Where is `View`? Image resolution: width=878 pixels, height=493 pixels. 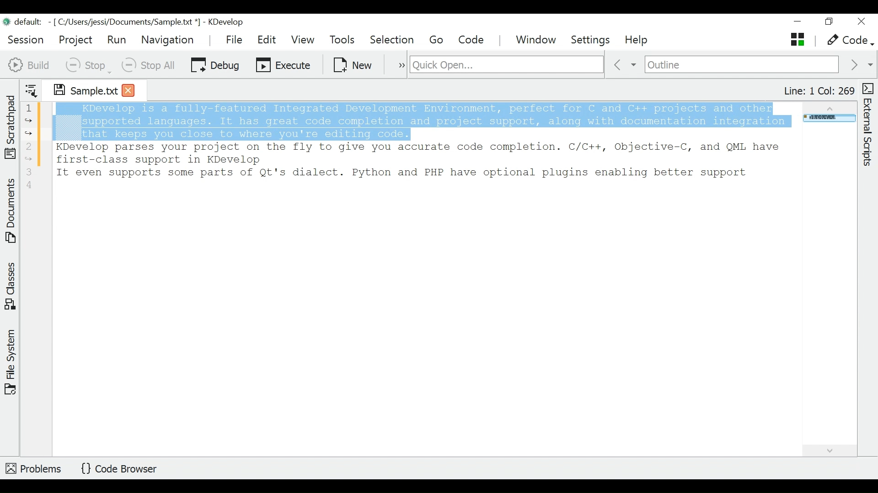
View is located at coordinates (303, 40).